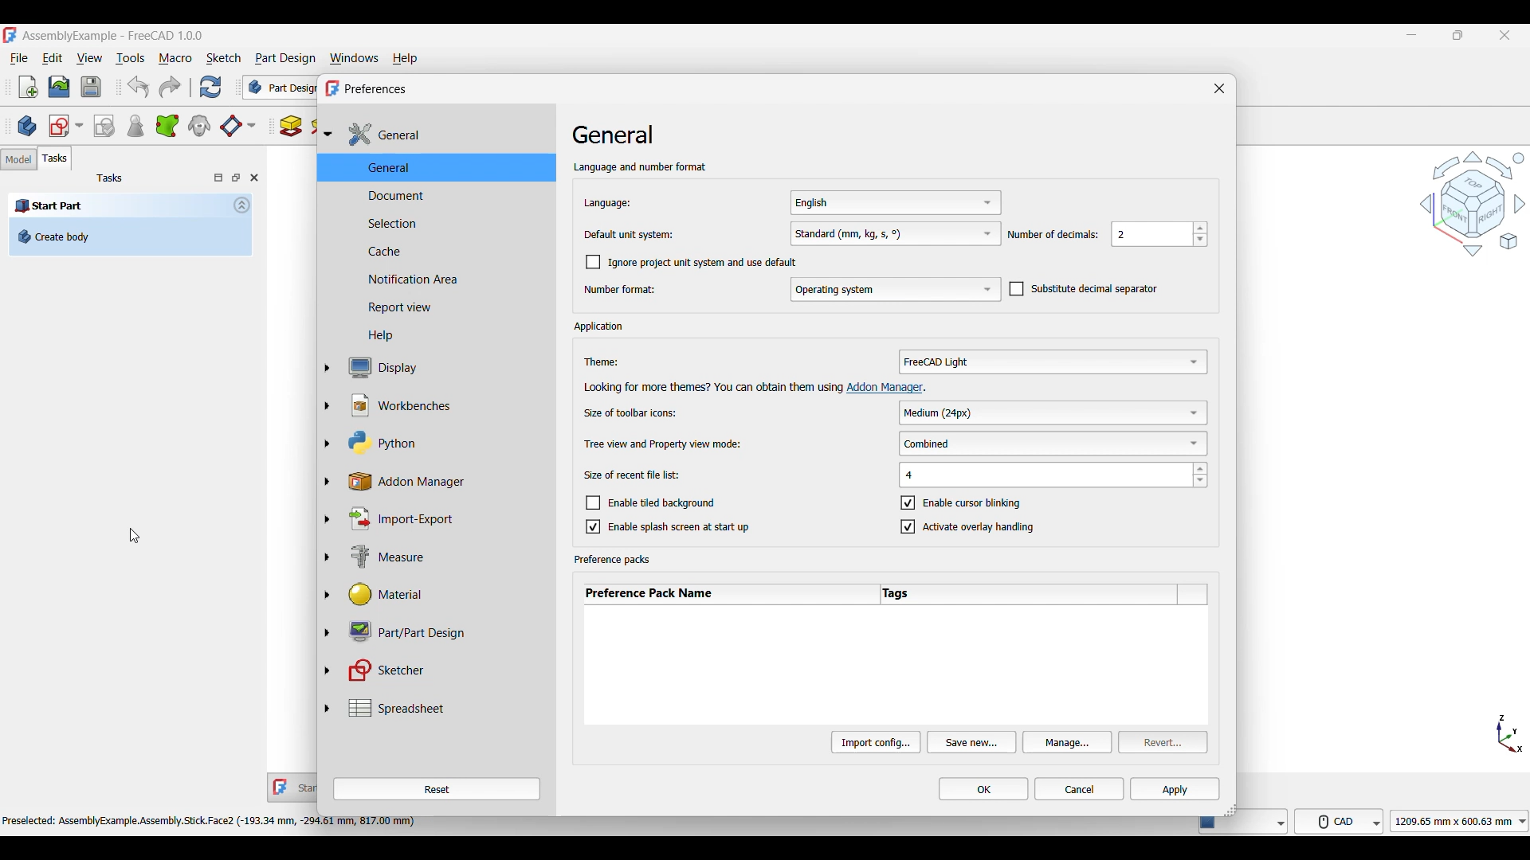  I want to click on Help, so click(441, 336).